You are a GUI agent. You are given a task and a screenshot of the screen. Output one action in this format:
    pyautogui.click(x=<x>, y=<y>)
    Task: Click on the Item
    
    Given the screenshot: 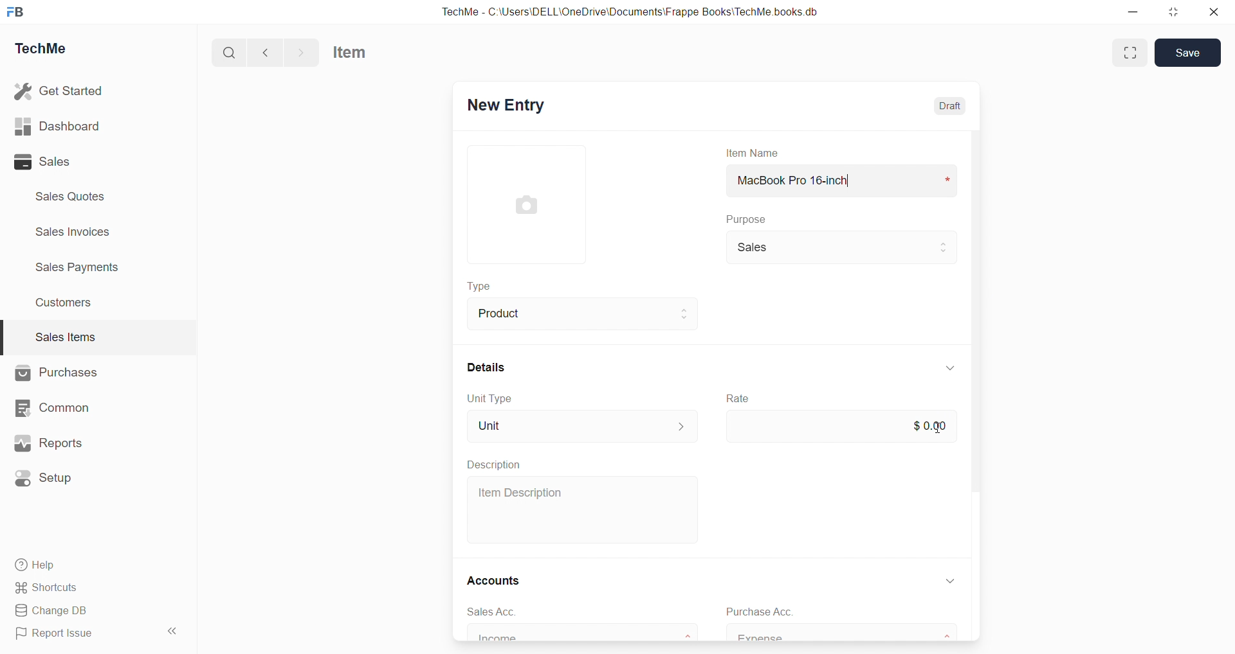 What is the action you would take?
    pyautogui.click(x=350, y=52)
    